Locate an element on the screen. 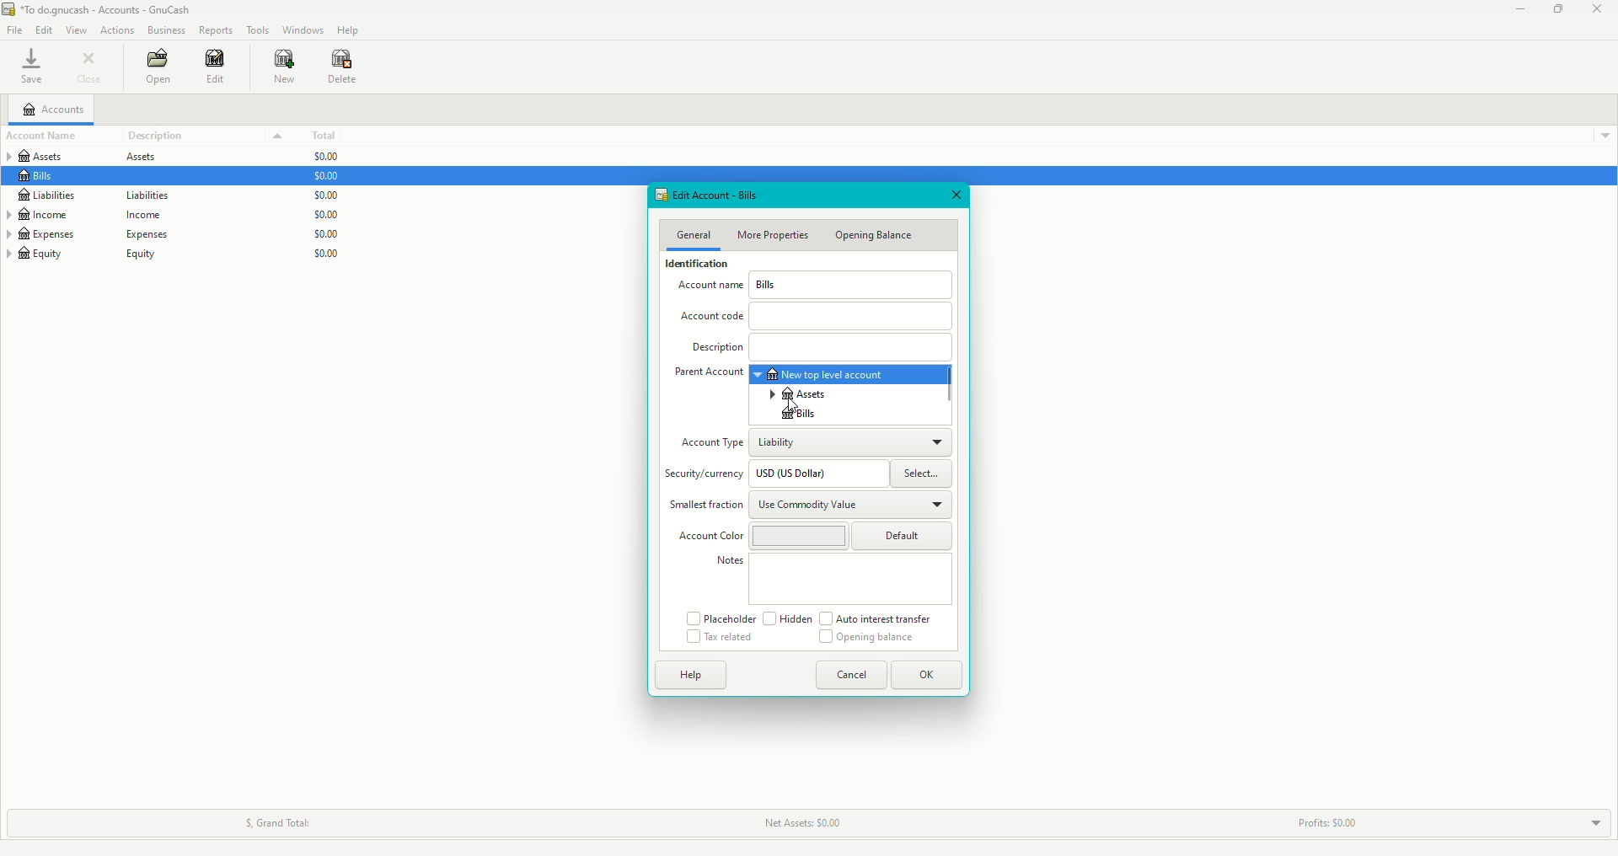 The width and height of the screenshot is (1618, 856). Account Name is located at coordinates (709, 288).